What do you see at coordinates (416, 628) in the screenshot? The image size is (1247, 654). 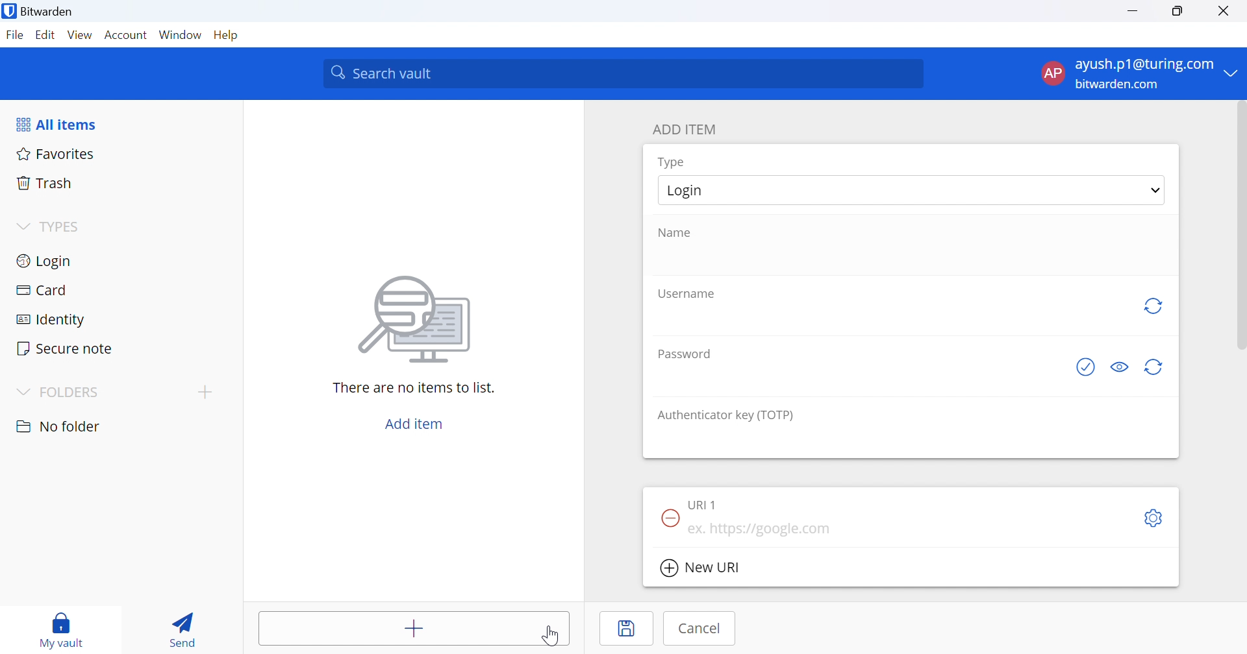 I see `Add item` at bounding box center [416, 628].